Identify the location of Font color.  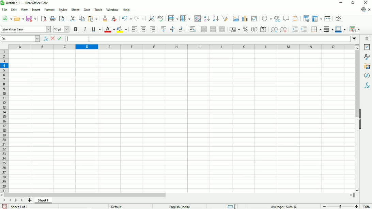
(61, 29).